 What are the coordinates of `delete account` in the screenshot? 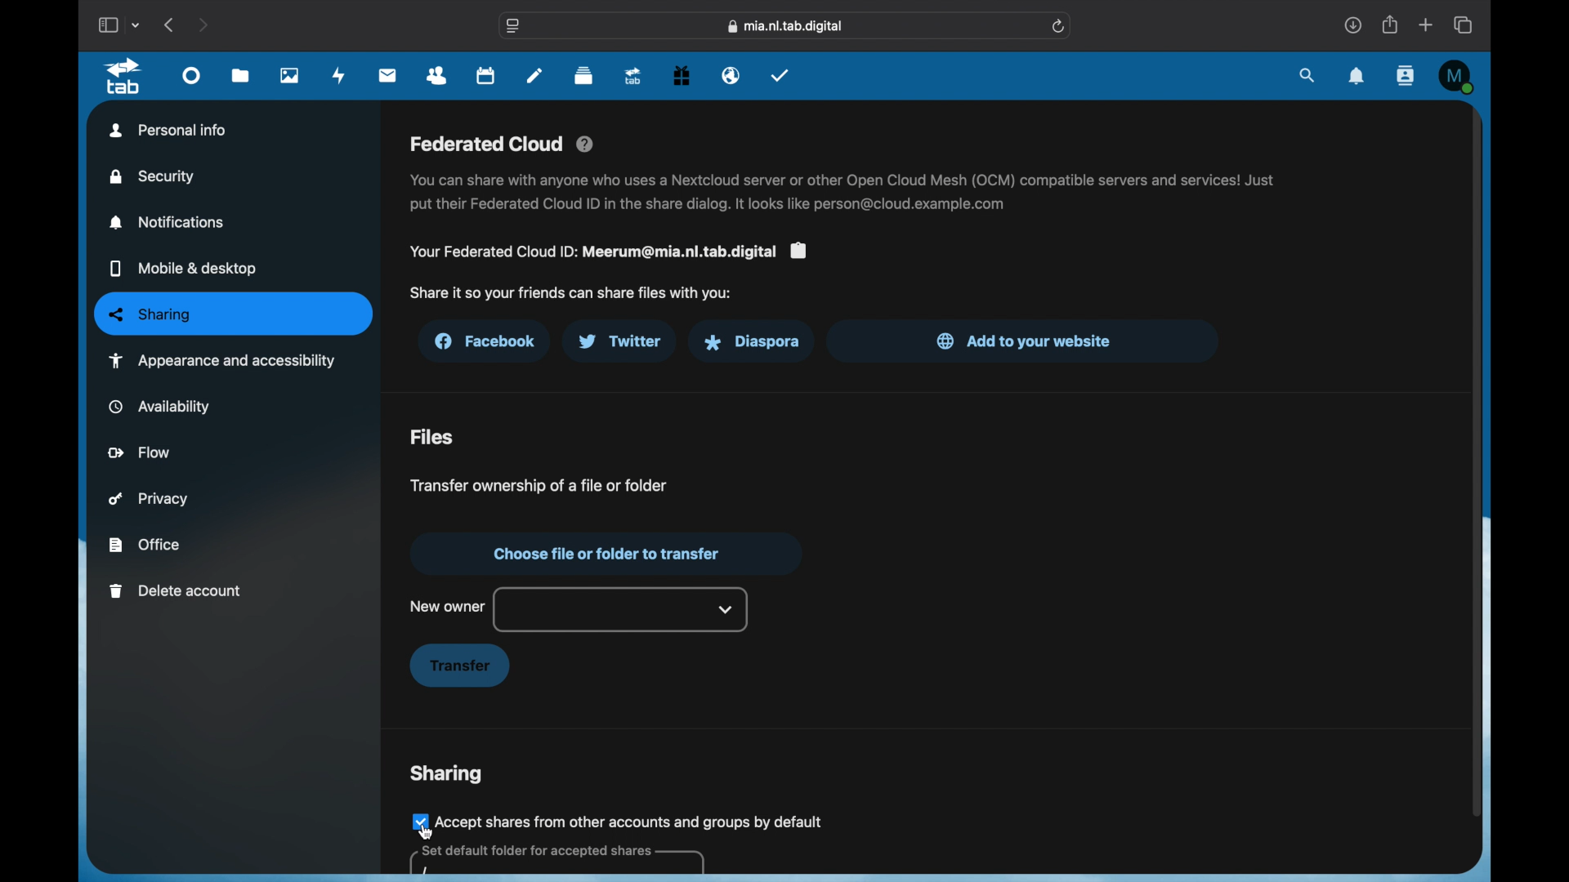 It's located at (176, 591).